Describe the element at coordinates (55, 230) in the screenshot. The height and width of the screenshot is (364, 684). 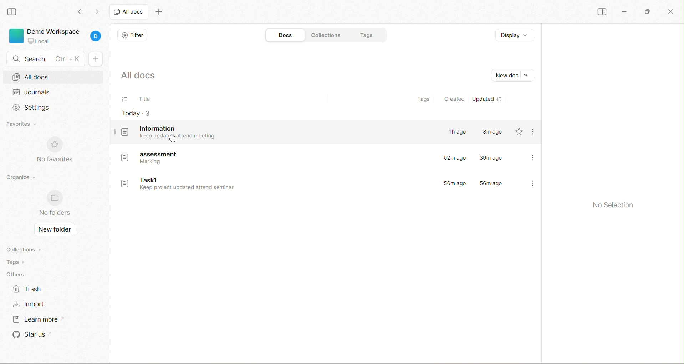
I see `new folder` at that location.